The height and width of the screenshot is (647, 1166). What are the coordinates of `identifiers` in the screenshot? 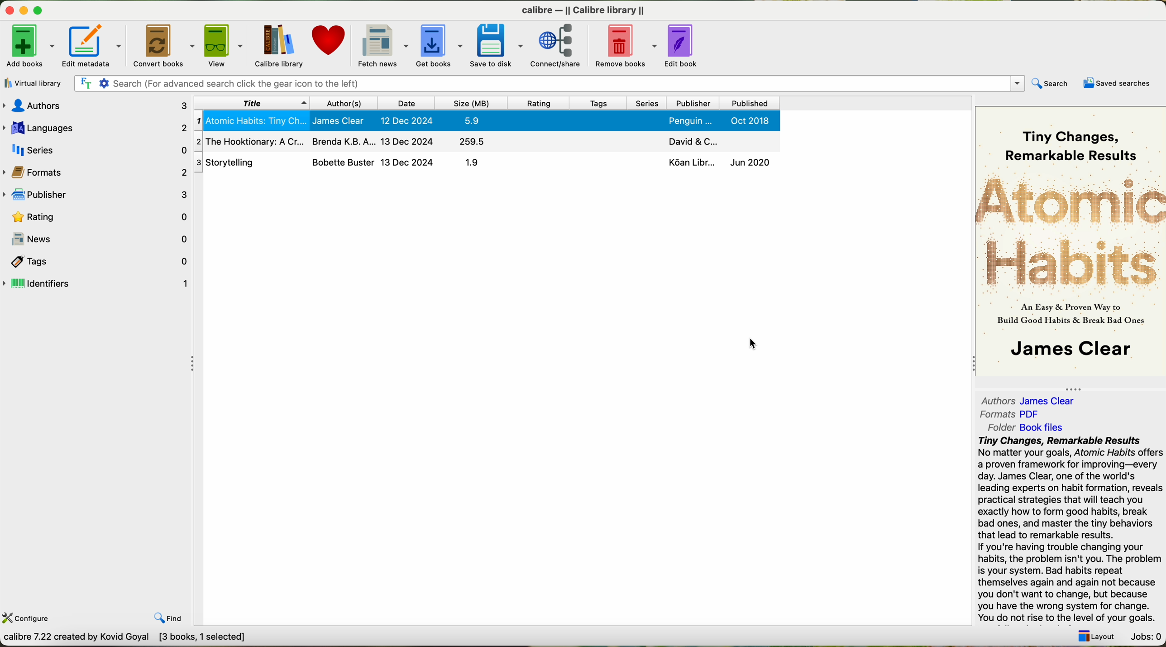 It's located at (96, 284).